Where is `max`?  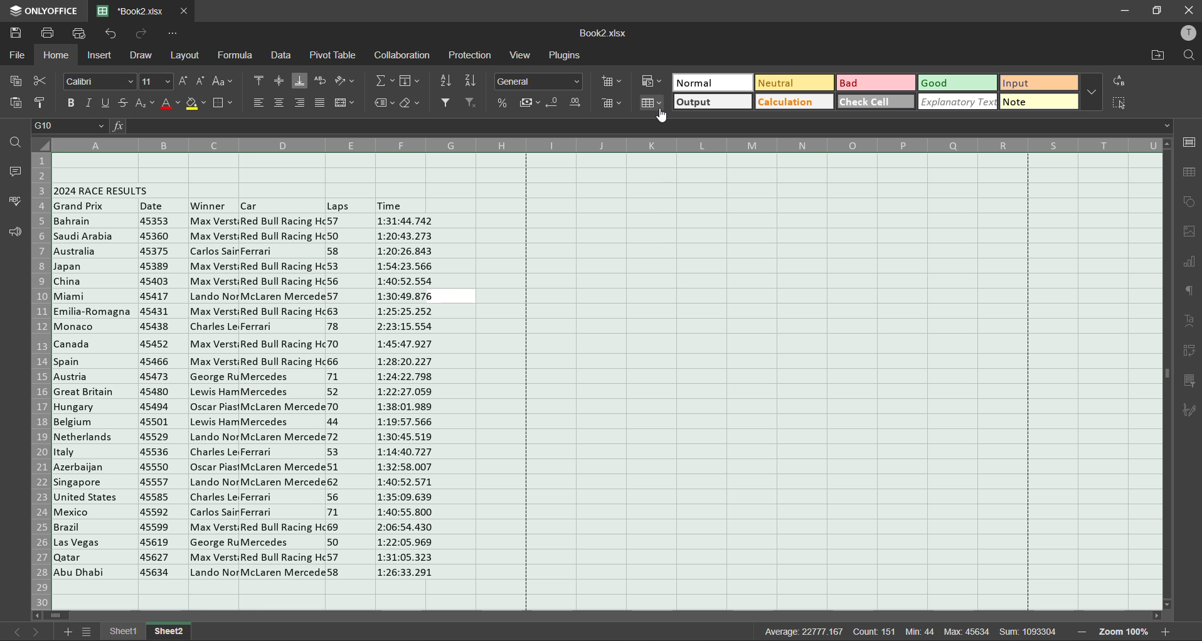
max is located at coordinates (966, 631).